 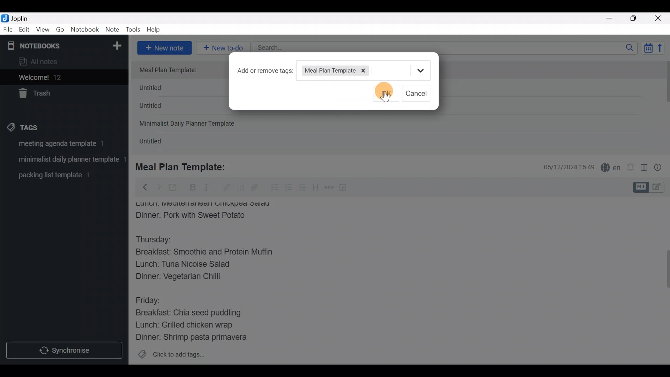 I want to click on Meal Plan Template:, so click(x=185, y=166).